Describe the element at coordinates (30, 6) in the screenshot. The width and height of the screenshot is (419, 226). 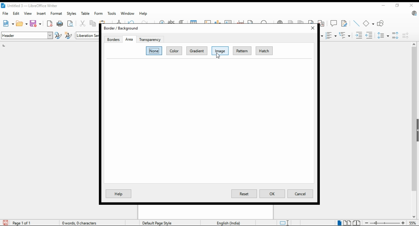
I see `icon and filename` at that location.